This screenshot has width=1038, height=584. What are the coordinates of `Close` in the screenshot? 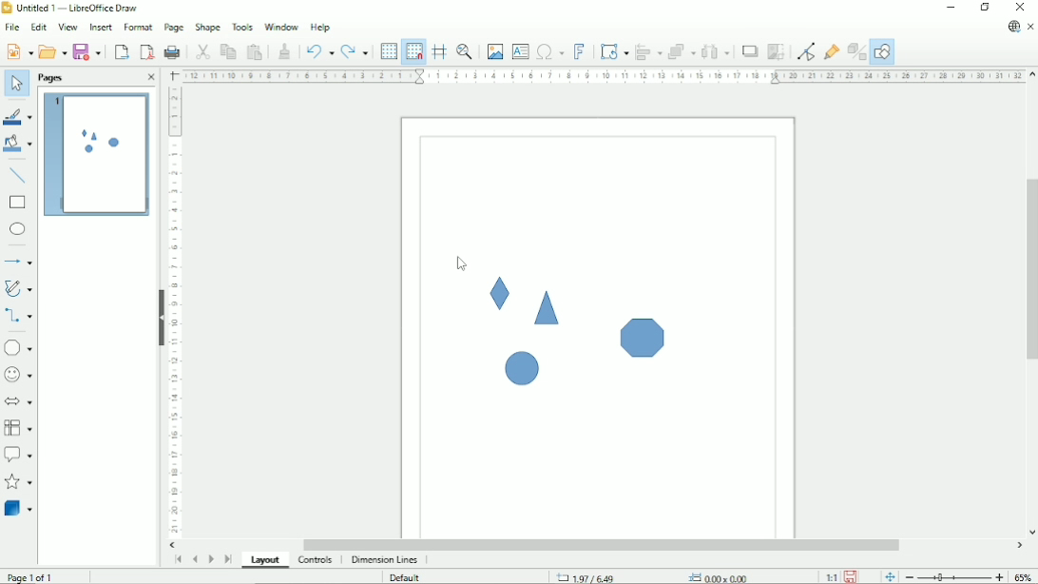 It's located at (1023, 8).